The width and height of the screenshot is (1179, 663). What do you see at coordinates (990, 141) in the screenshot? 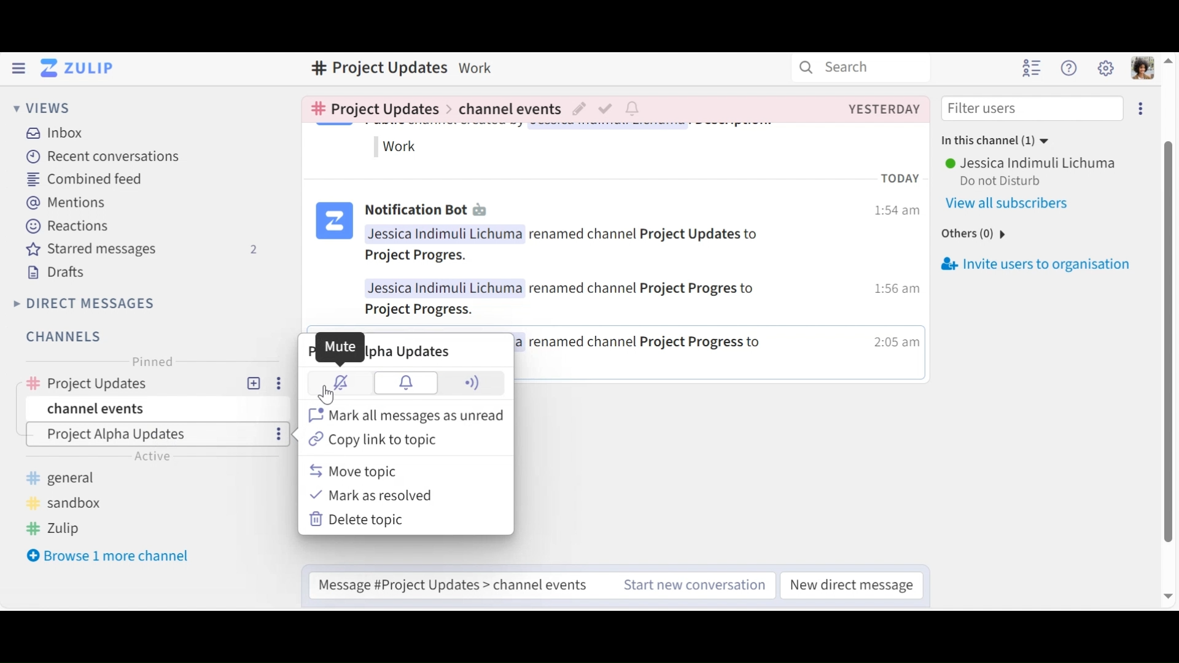
I see `In this channel (1)` at bounding box center [990, 141].